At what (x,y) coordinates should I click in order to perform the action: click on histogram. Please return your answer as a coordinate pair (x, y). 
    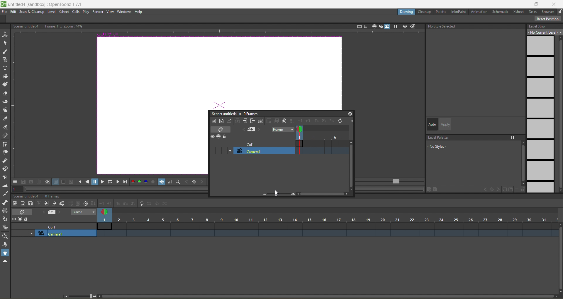
    Looking at the image, I should click on (171, 182).